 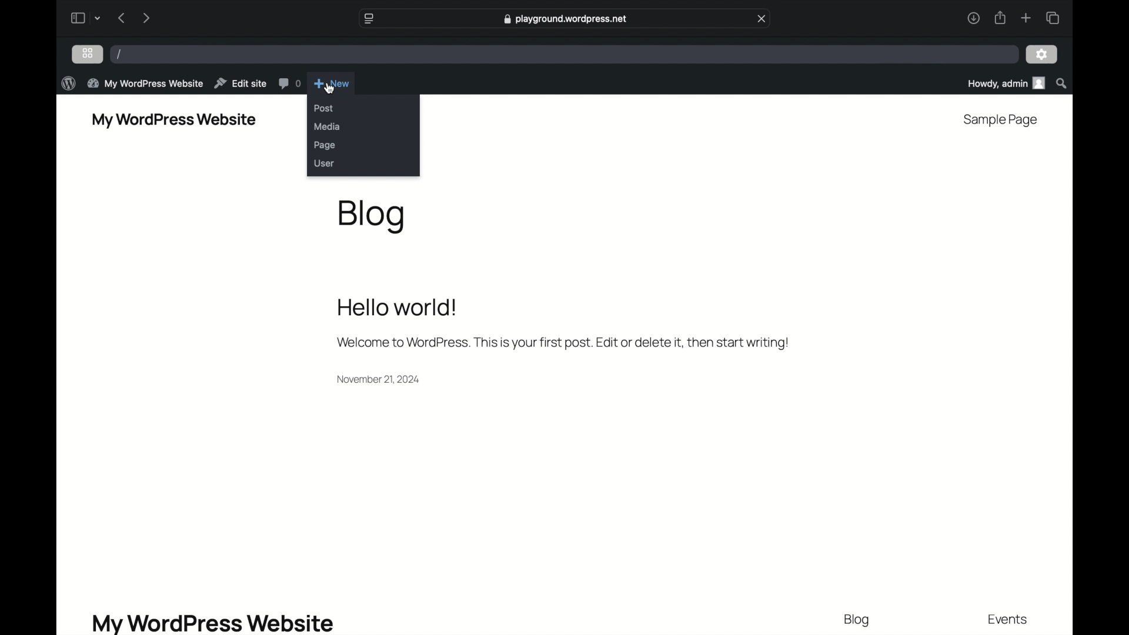 I want to click on grid view, so click(x=88, y=54).